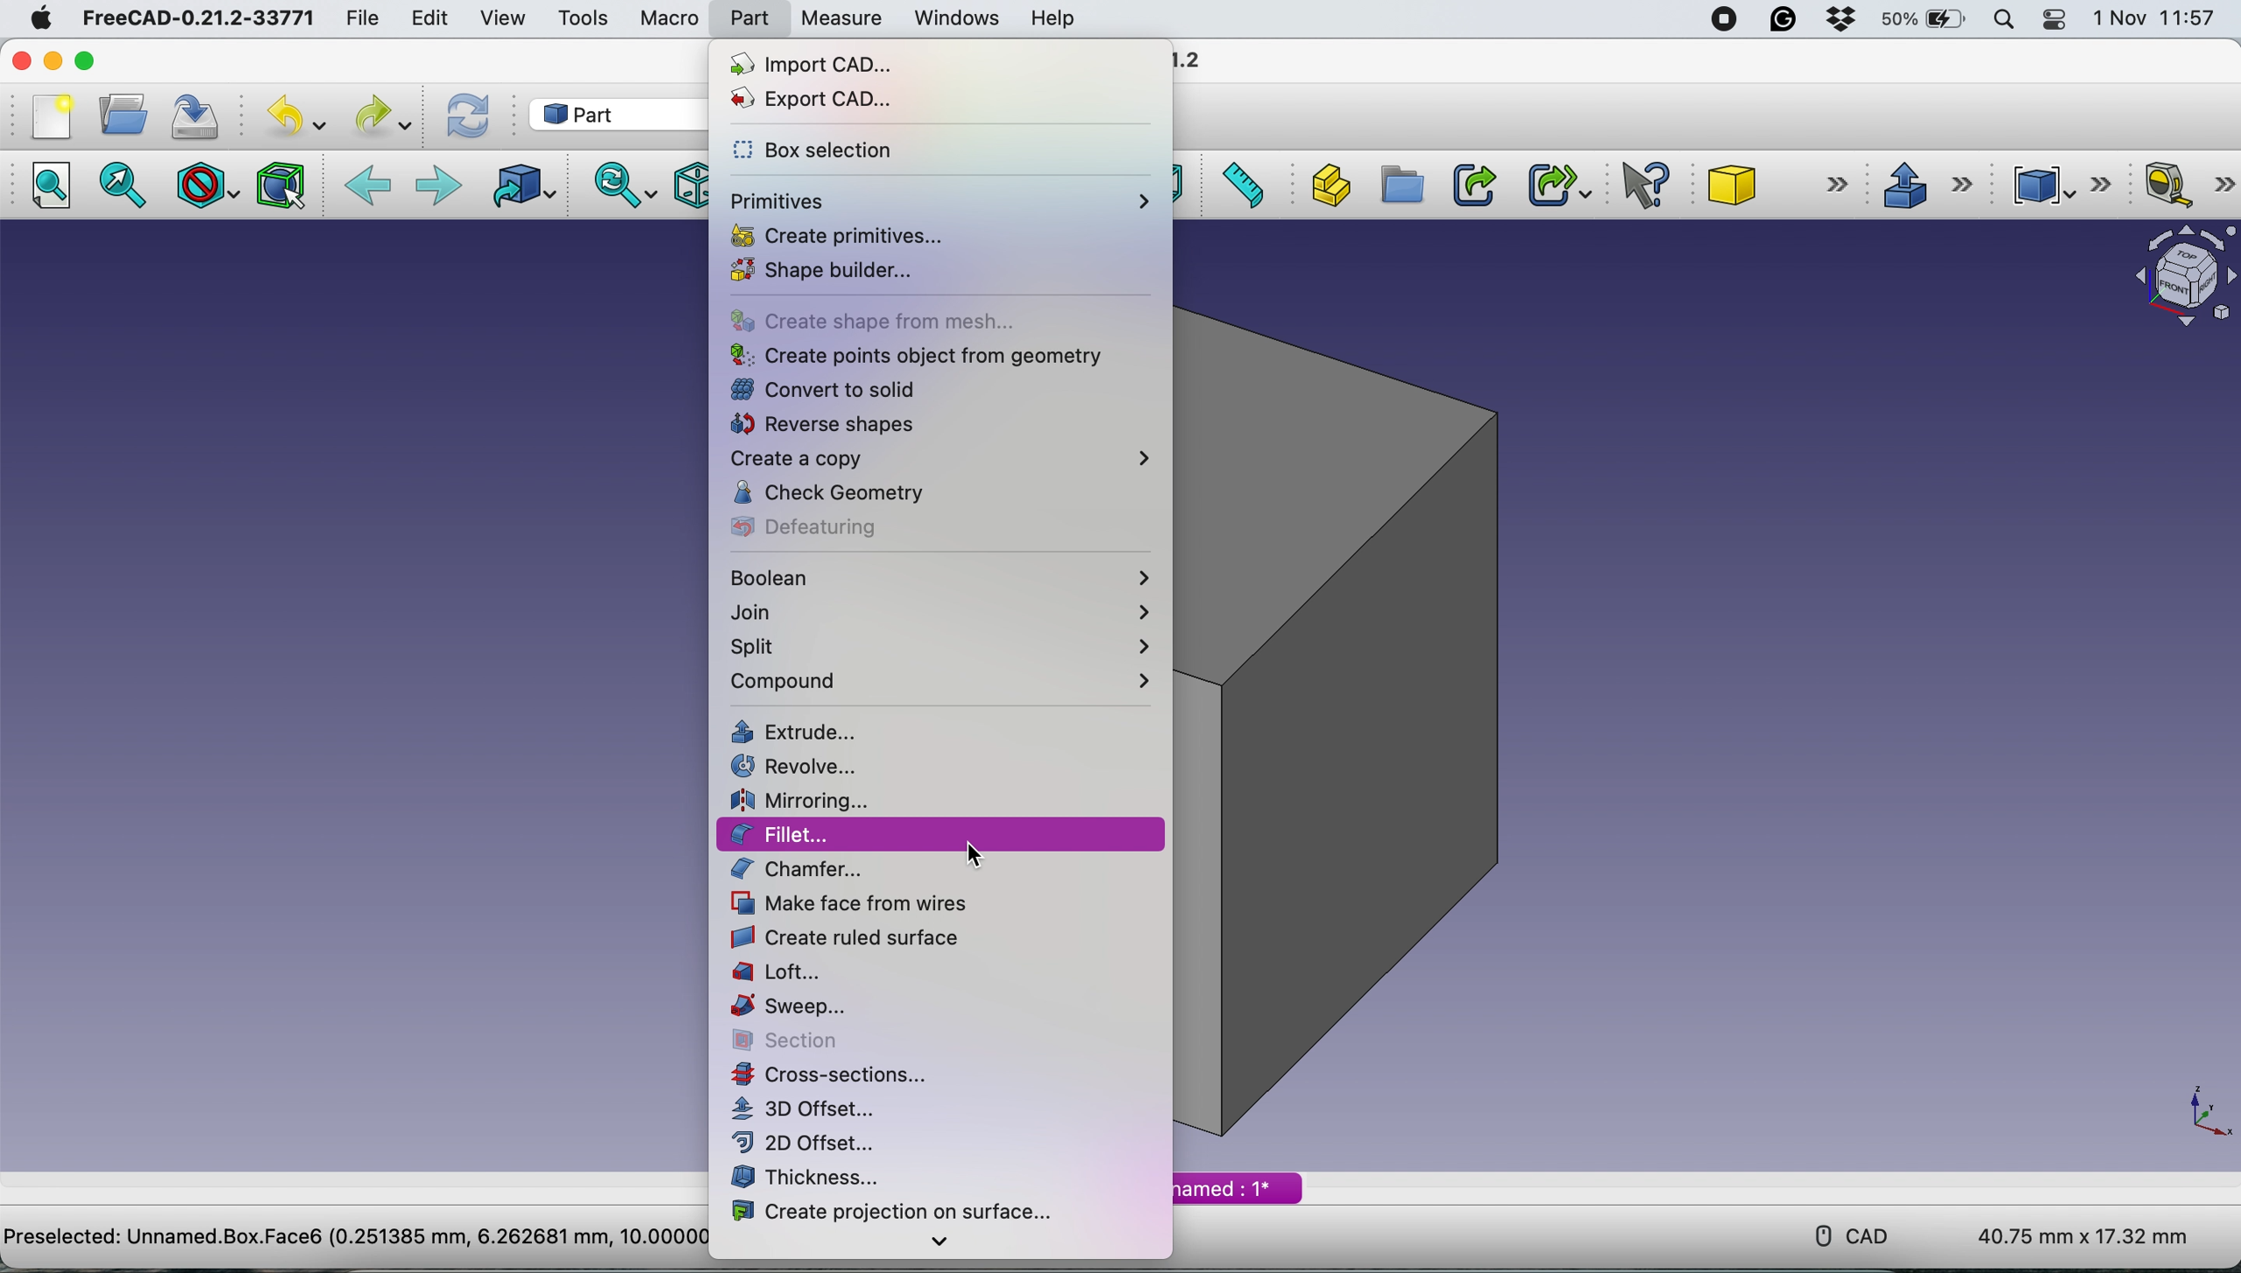  What do you see at coordinates (791, 1039) in the screenshot?
I see `section` at bounding box center [791, 1039].